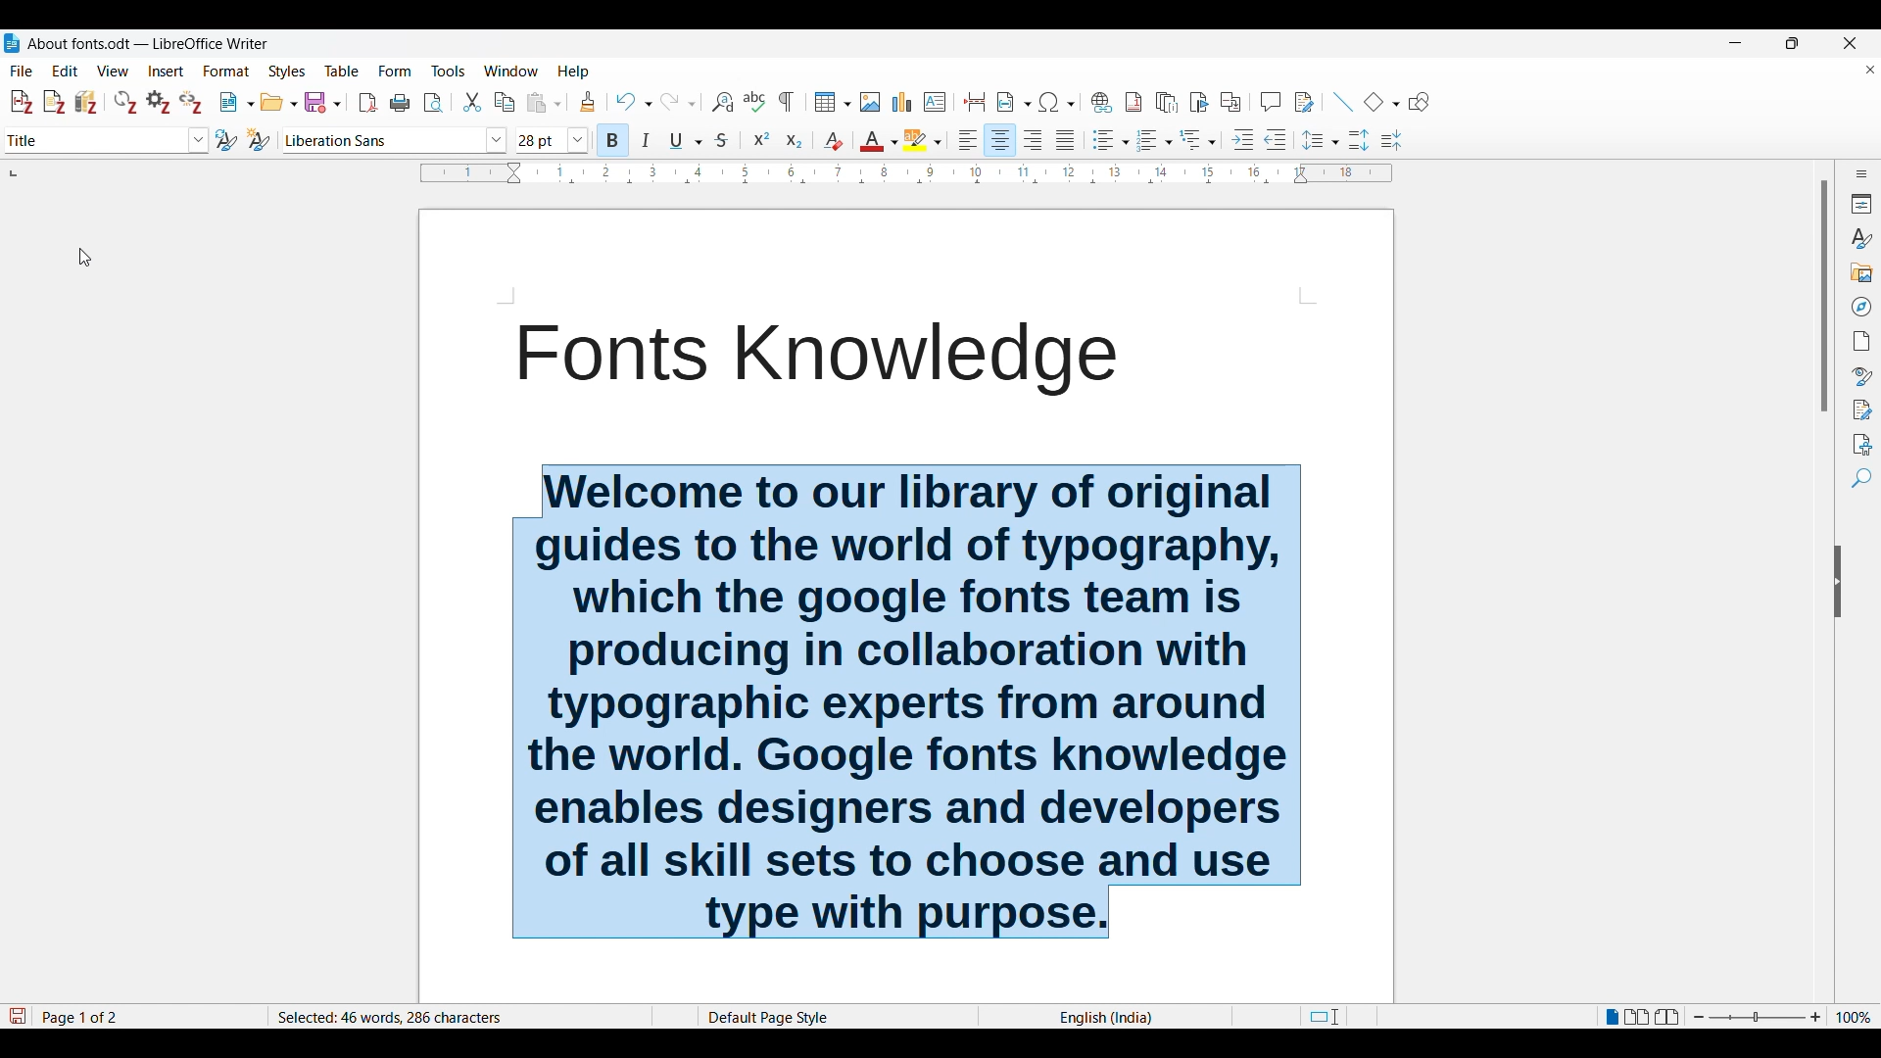 The image size is (1881, 1058). I want to click on Left alignment, so click(967, 140).